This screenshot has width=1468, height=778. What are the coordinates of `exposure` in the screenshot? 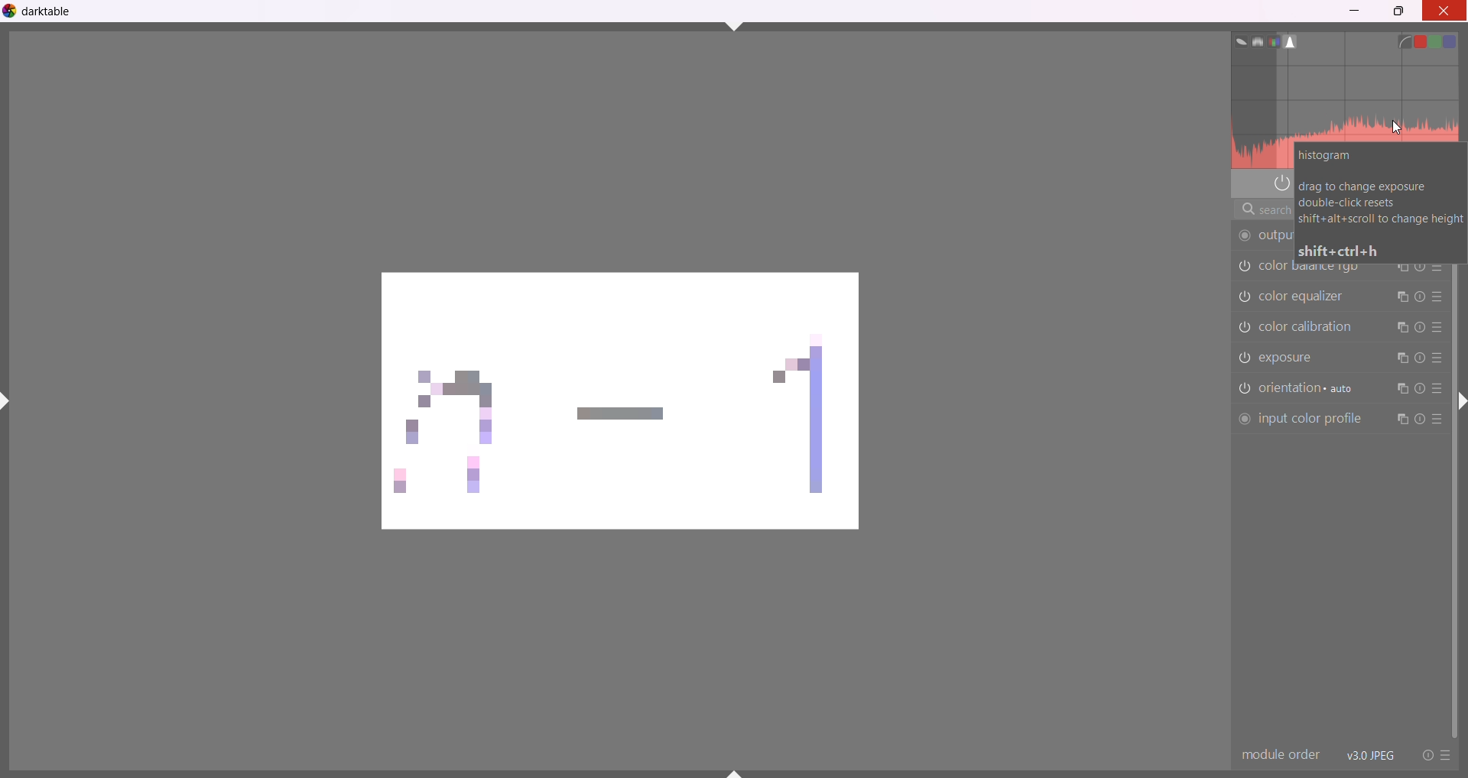 It's located at (1298, 359).